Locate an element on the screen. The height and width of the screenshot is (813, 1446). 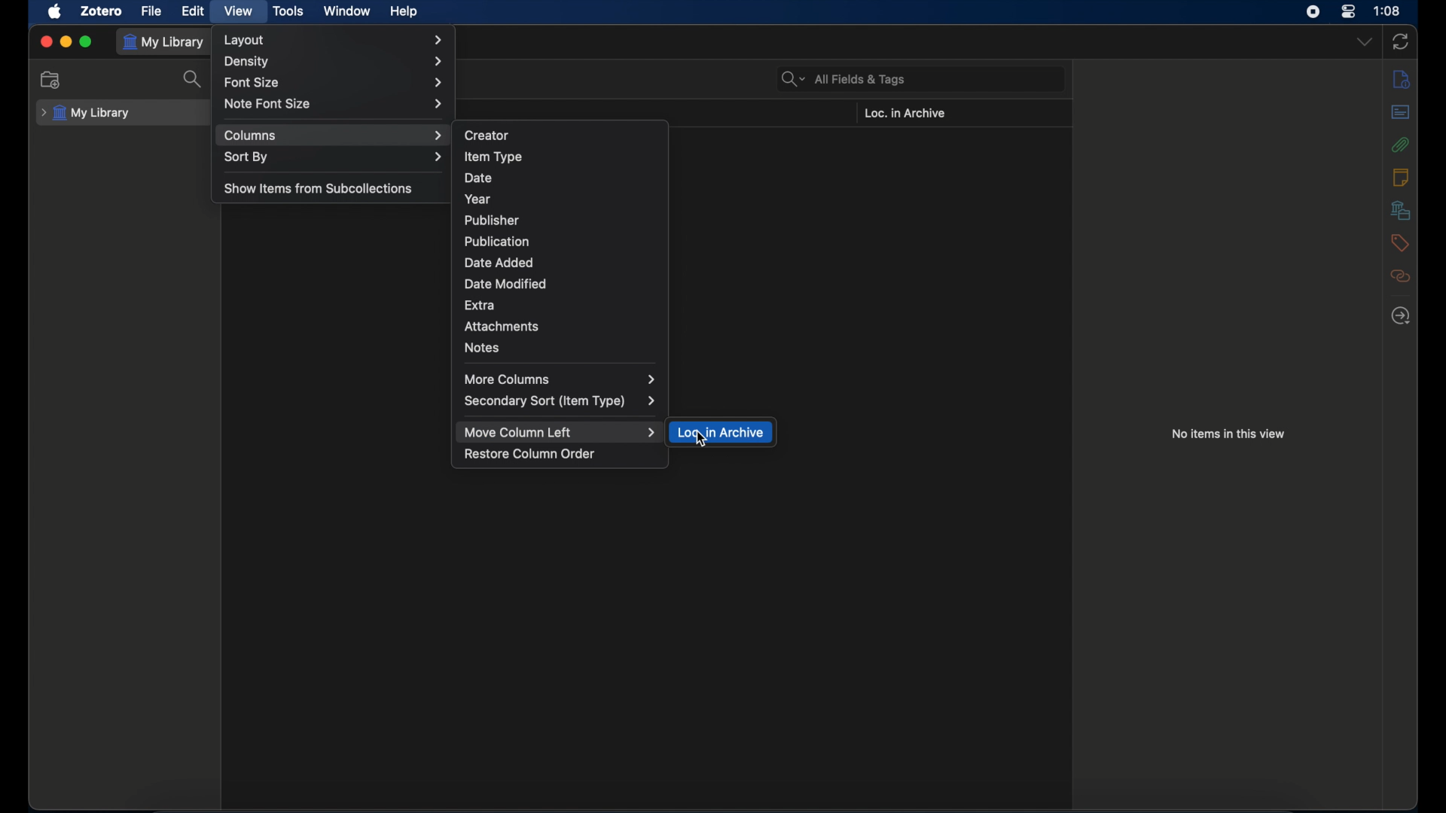
edit is located at coordinates (194, 11).